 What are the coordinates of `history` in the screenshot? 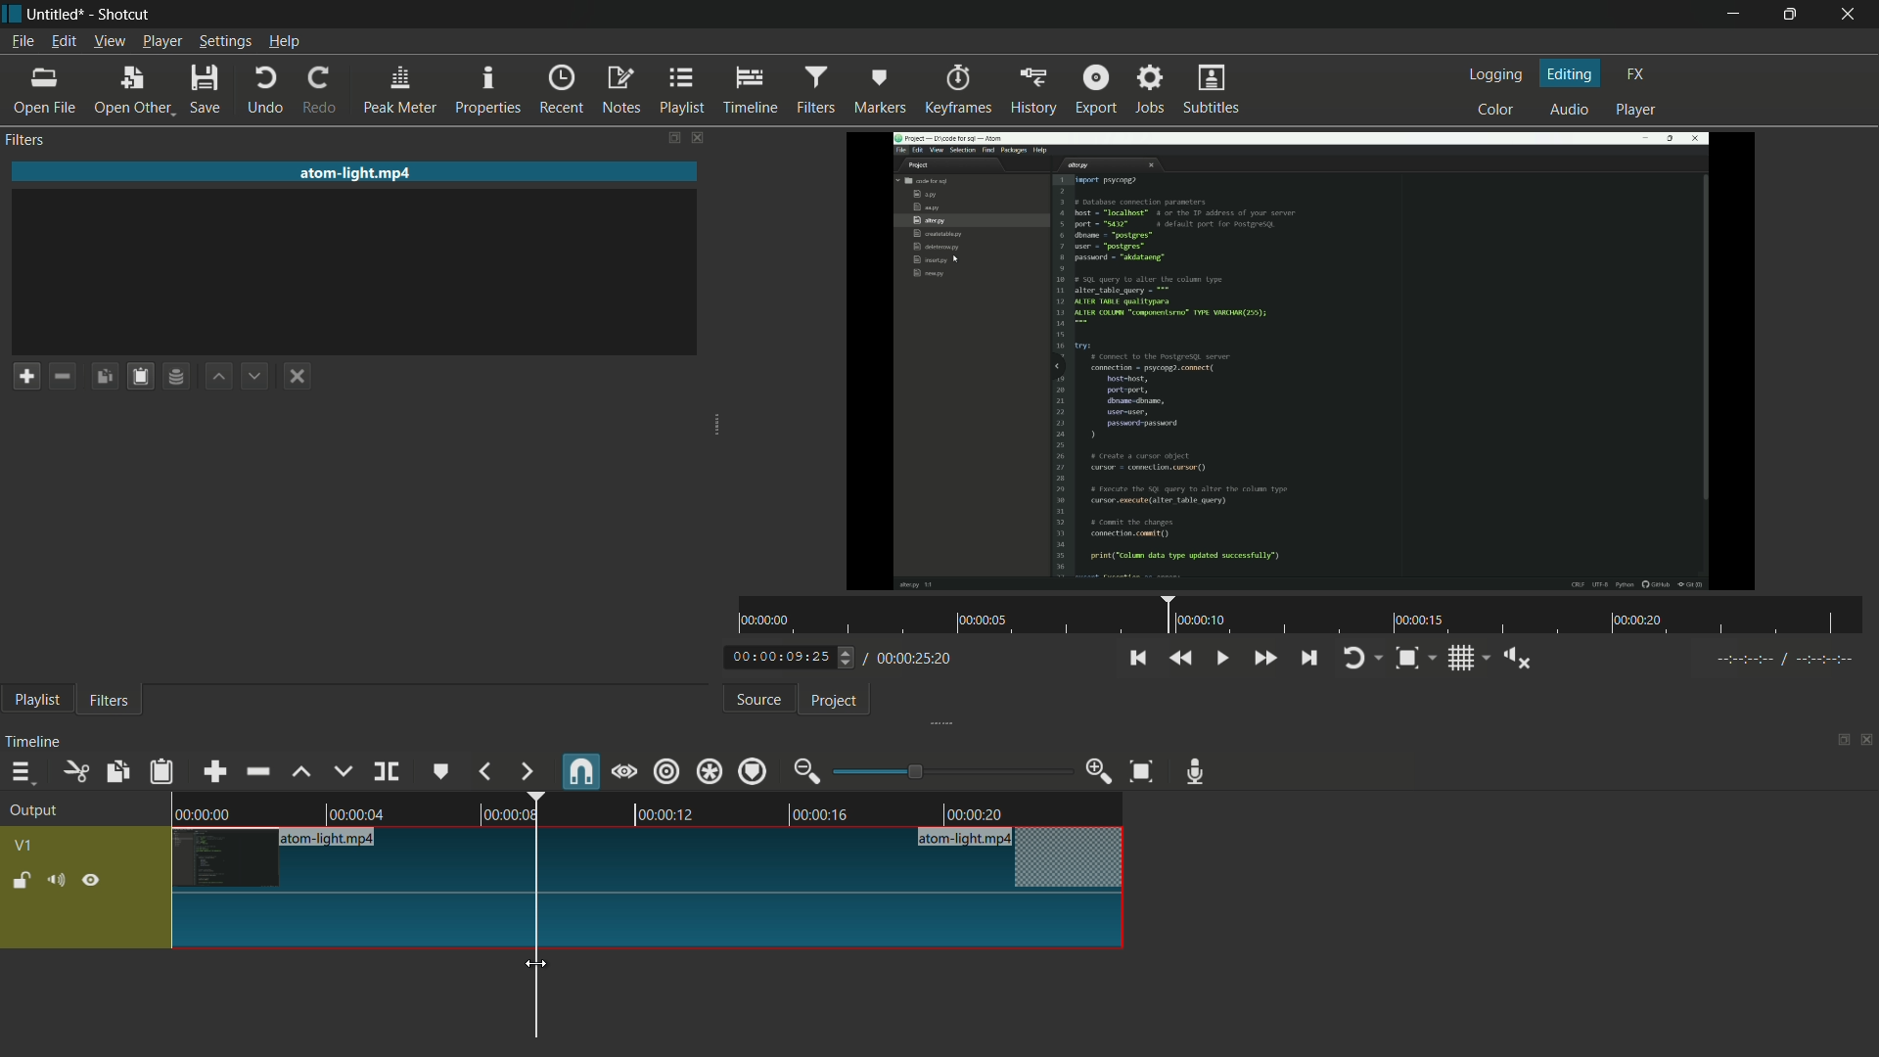 It's located at (1031, 91).